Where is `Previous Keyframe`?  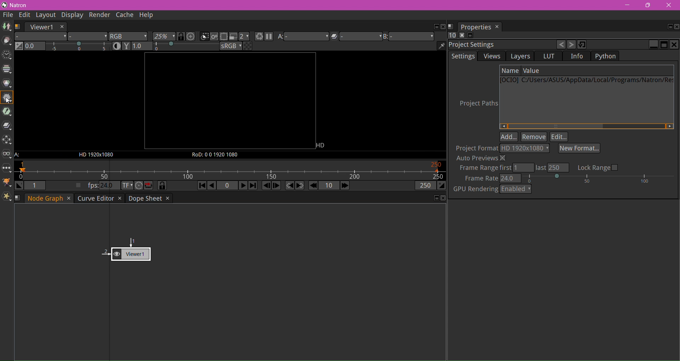
Previous Keyframe is located at coordinates (289, 186).